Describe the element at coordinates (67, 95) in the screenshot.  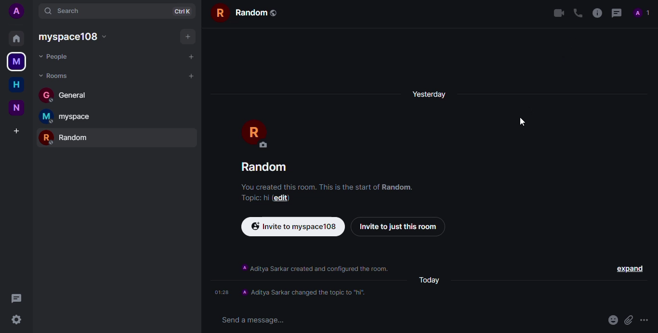
I see `general` at that location.